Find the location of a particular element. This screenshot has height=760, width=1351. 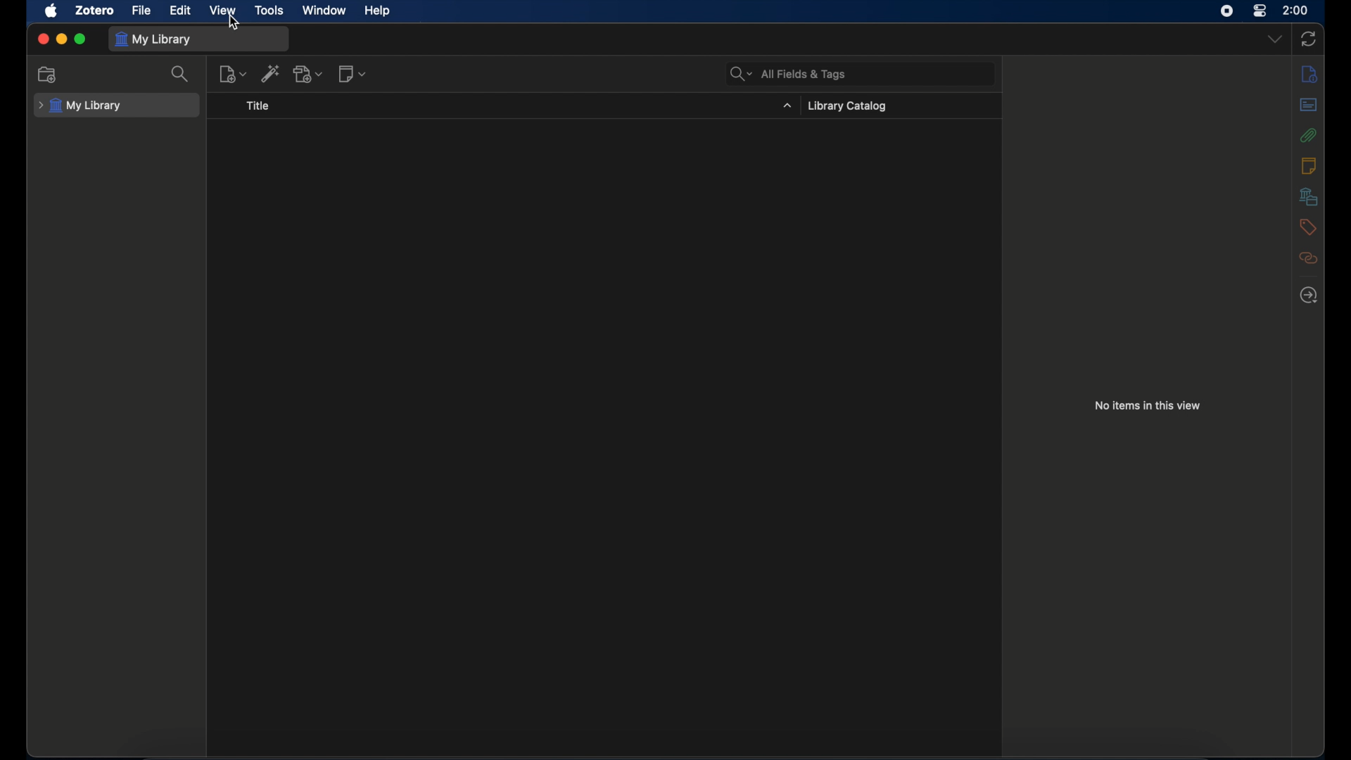

new collection is located at coordinates (48, 74).